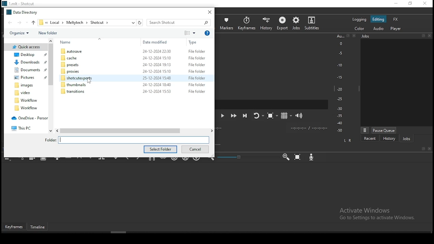 Image resolution: width=434 pixels, height=244 pixels. I want to click on toggle player after looping, so click(258, 117).